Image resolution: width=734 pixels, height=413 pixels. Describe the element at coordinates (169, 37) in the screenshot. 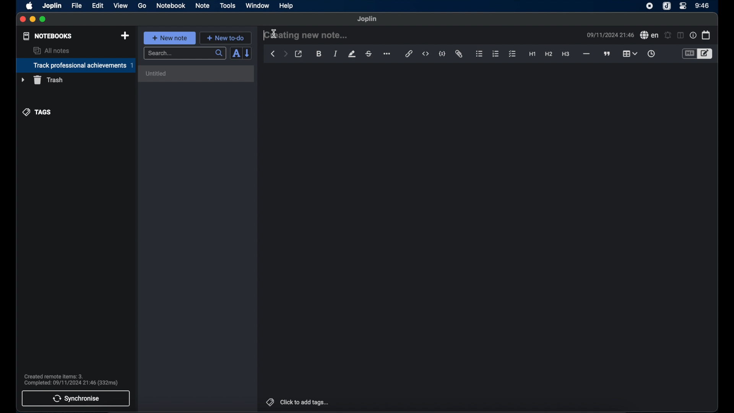

I see `new note` at that location.